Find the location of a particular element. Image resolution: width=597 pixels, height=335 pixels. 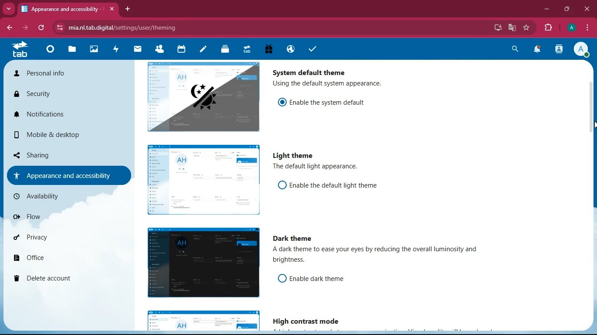

profile is located at coordinates (572, 27).